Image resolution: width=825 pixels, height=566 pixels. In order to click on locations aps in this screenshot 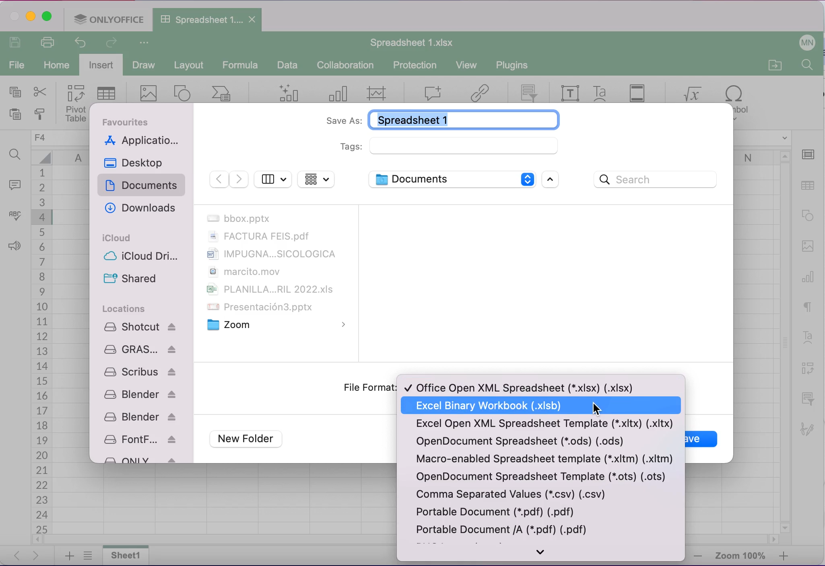, I will do `click(141, 391)`.